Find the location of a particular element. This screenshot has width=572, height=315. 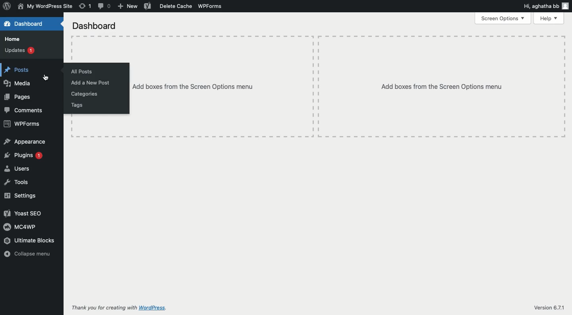

All posts is located at coordinates (83, 72).